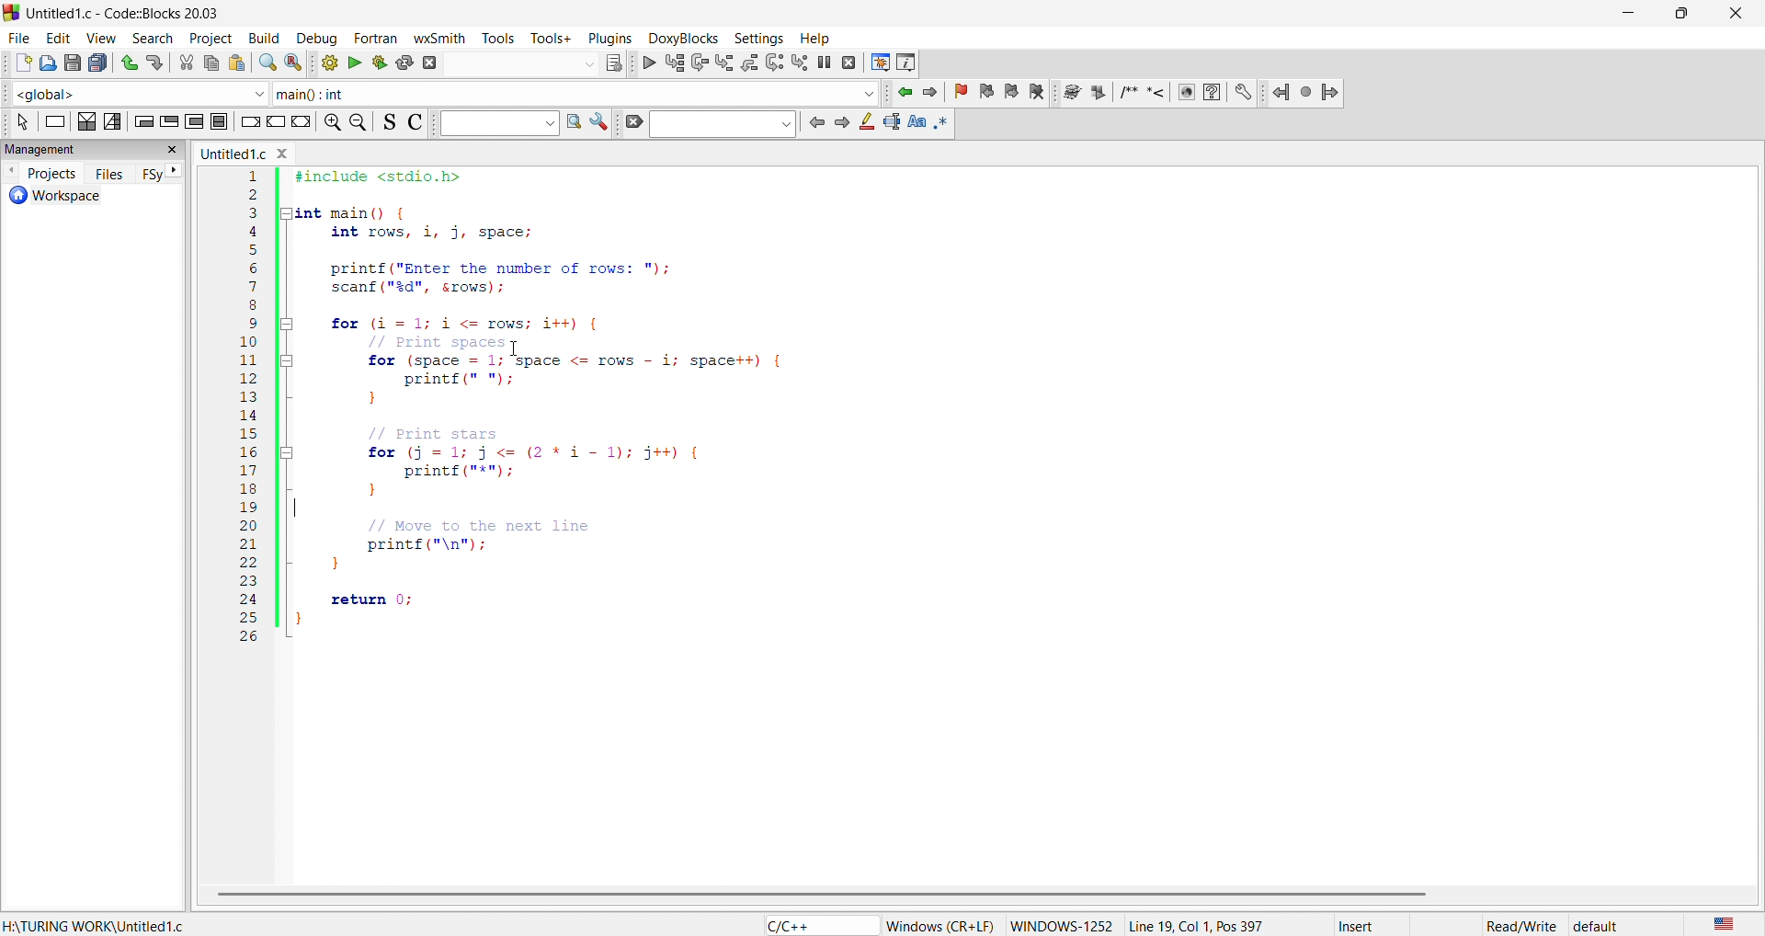 The height and width of the screenshot is (936, 1765). What do you see at coordinates (176, 172) in the screenshot?
I see `next` at bounding box center [176, 172].